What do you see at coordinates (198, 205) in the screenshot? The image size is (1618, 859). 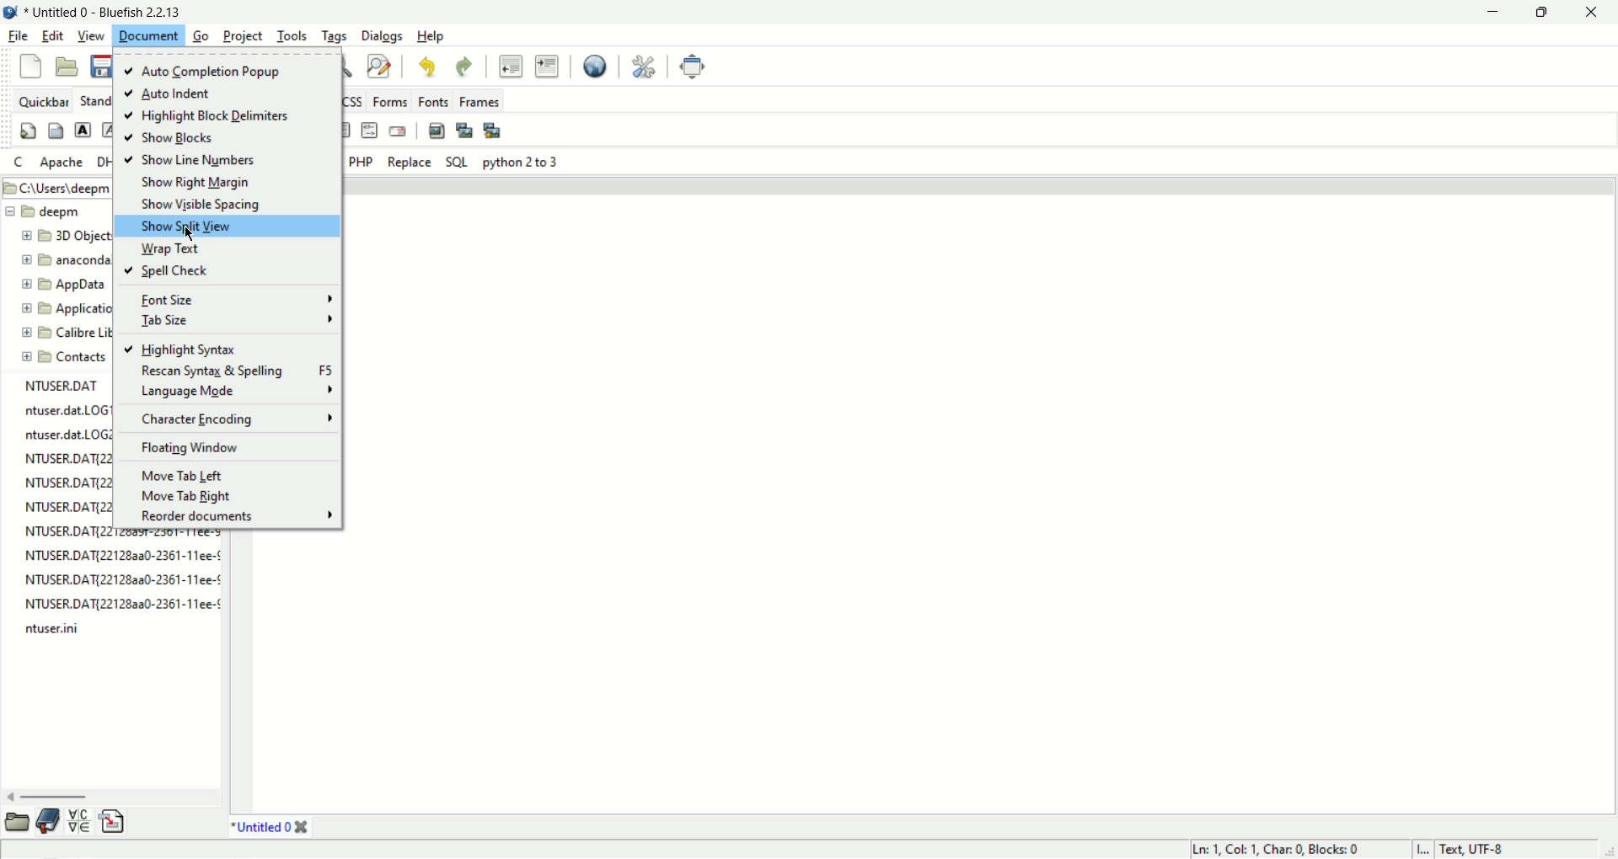 I see `show visible spacing` at bounding box center [198, 205].